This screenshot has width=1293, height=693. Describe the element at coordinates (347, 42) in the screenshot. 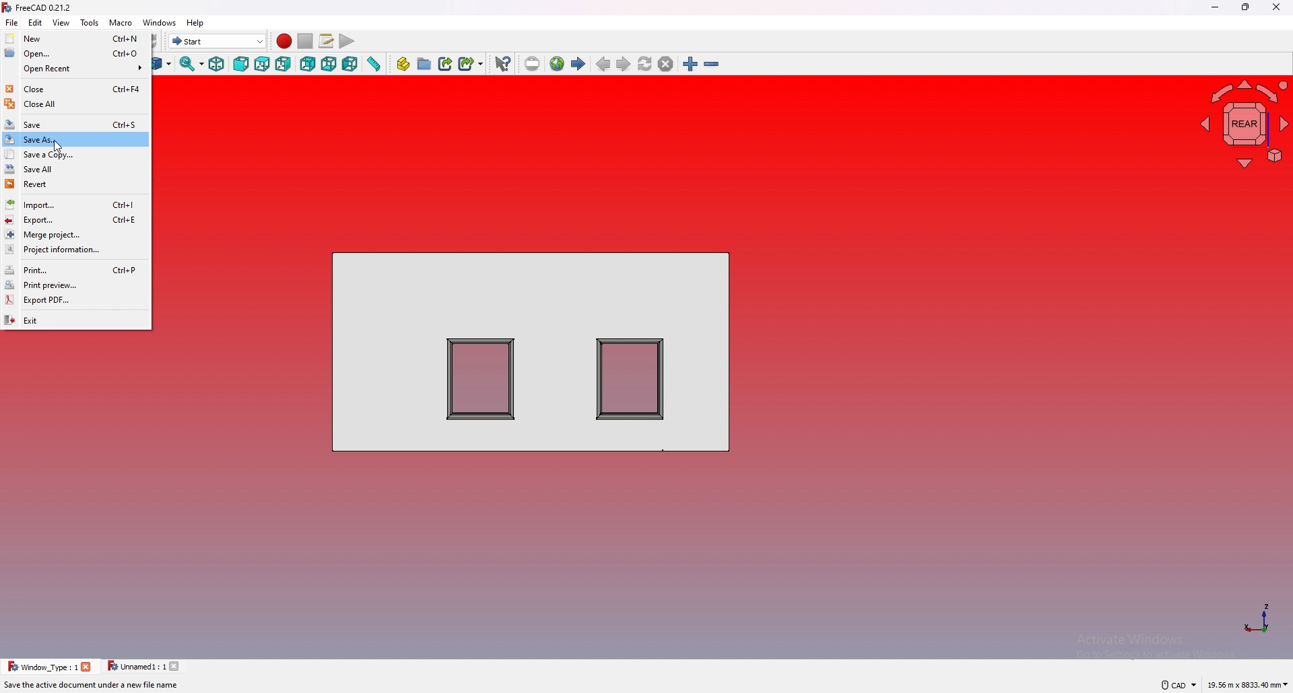

I see `execute macro` at that location.